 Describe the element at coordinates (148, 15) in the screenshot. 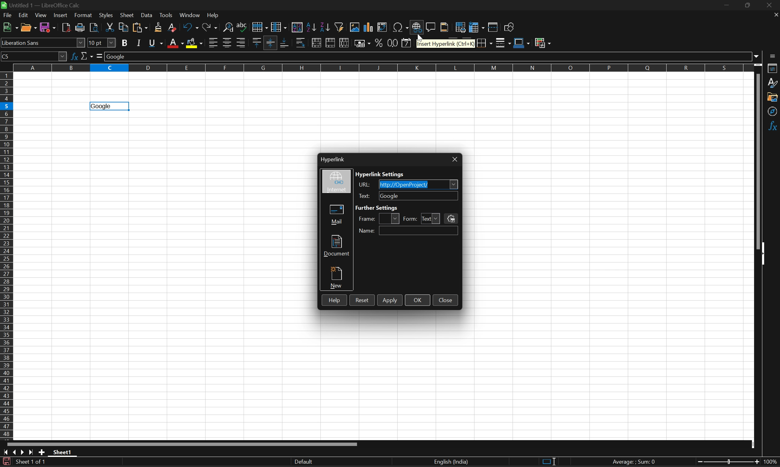

I see `Data` at that location.